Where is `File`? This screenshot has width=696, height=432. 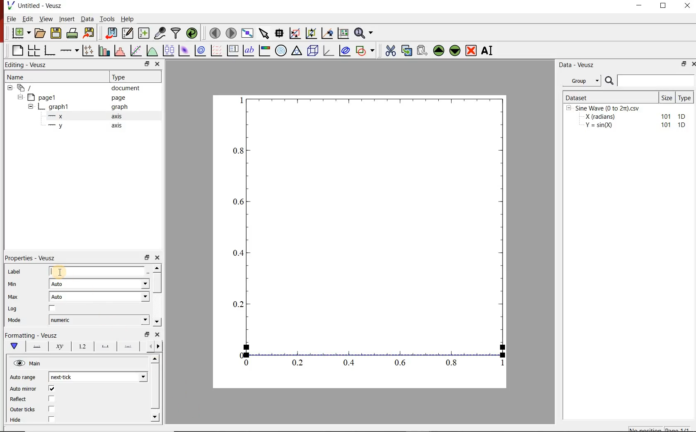 File is located at coordinates (12, 19).